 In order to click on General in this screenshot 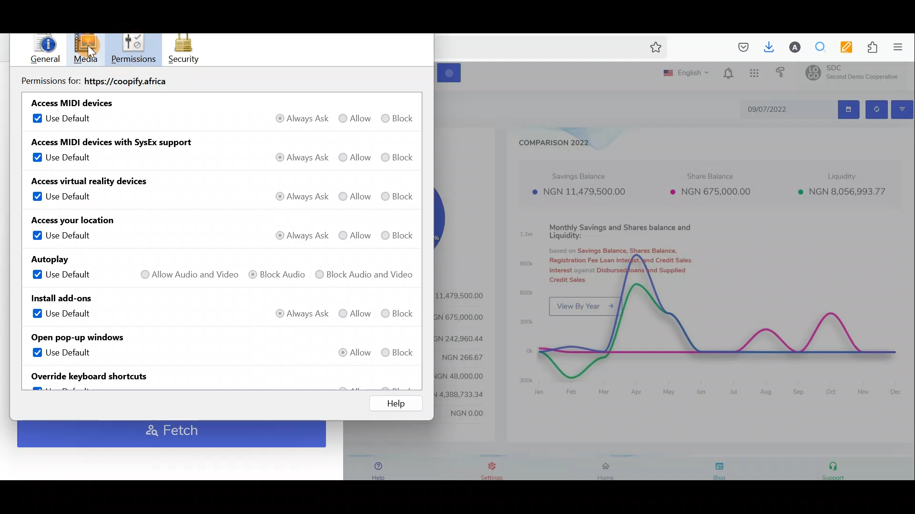, I will do `click(46, 51)`.